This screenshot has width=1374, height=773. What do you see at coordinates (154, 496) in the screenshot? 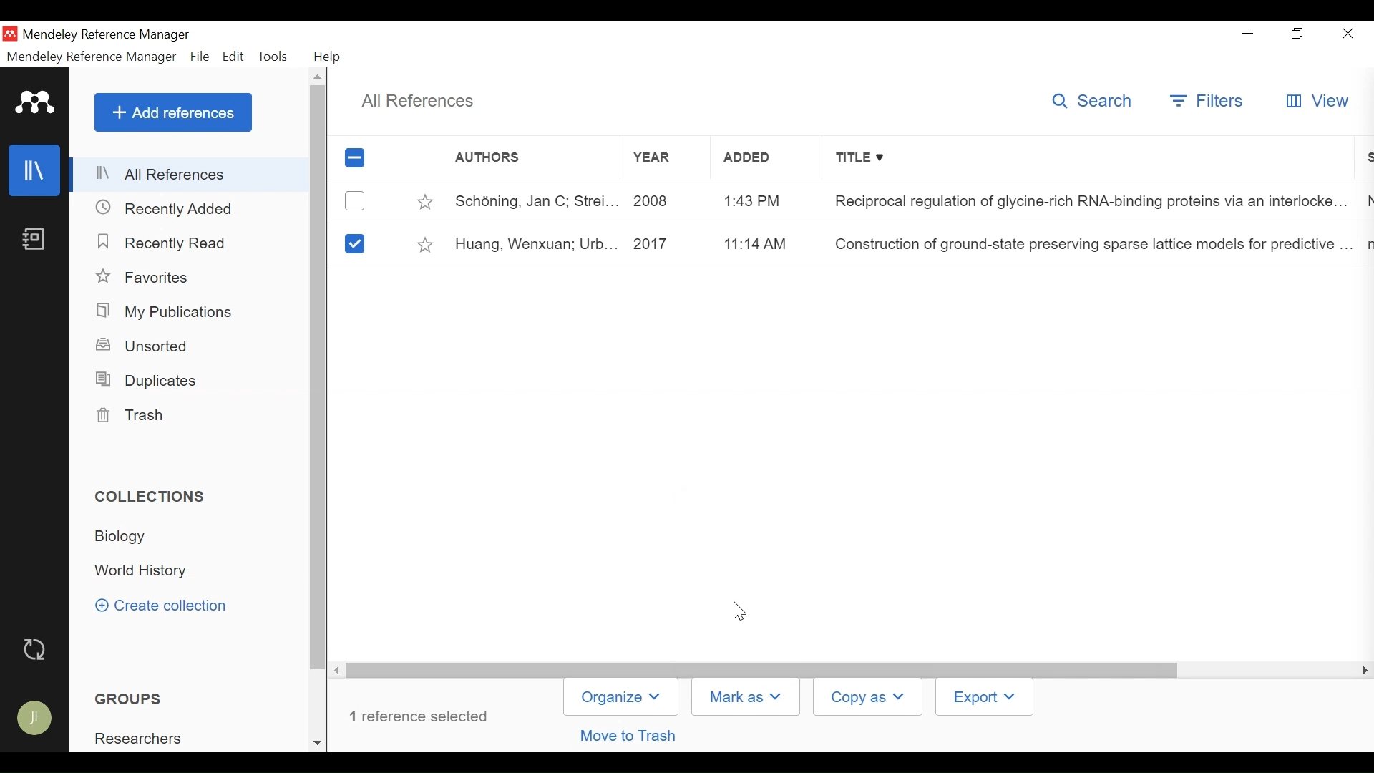
I see `Collection` at bounding box center [154, 496].